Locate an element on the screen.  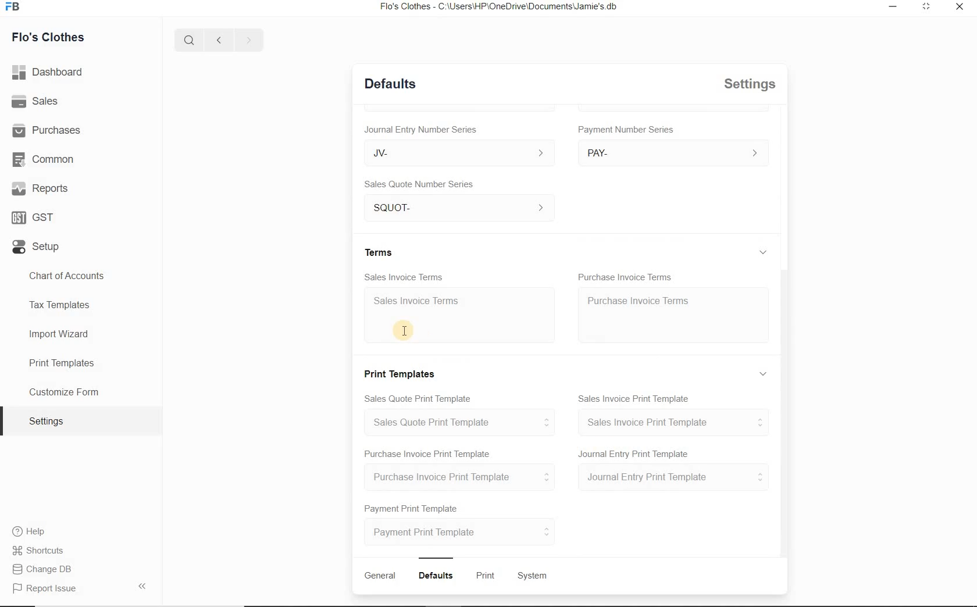
Import Wizard is located at coordinates (80, 335).